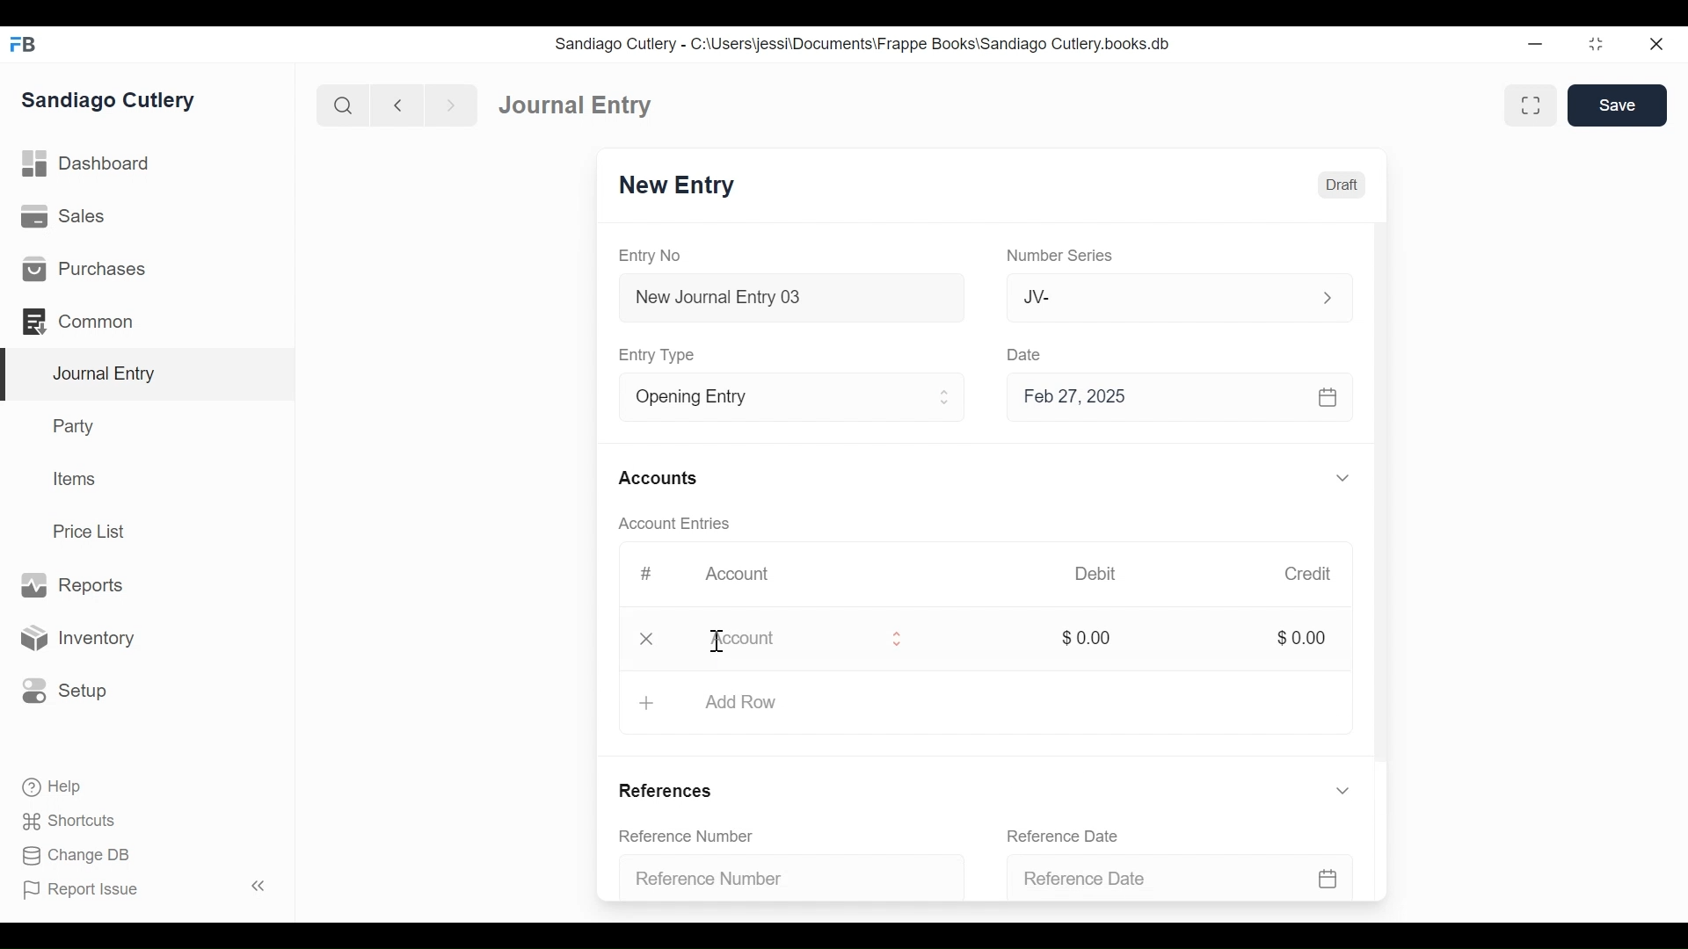 This screenshot has width=1688, height=949. What do you see at coordinates (678, 186) in the screenshot?
I see `New Entry` at bounding box center [678, 186].